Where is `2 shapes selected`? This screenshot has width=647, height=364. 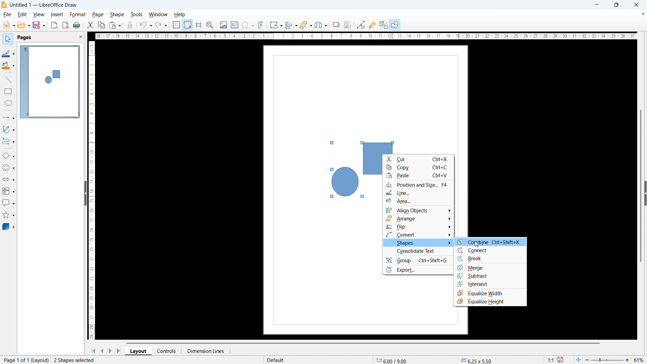
2 shapes selected is located at coordinates (75, 360).